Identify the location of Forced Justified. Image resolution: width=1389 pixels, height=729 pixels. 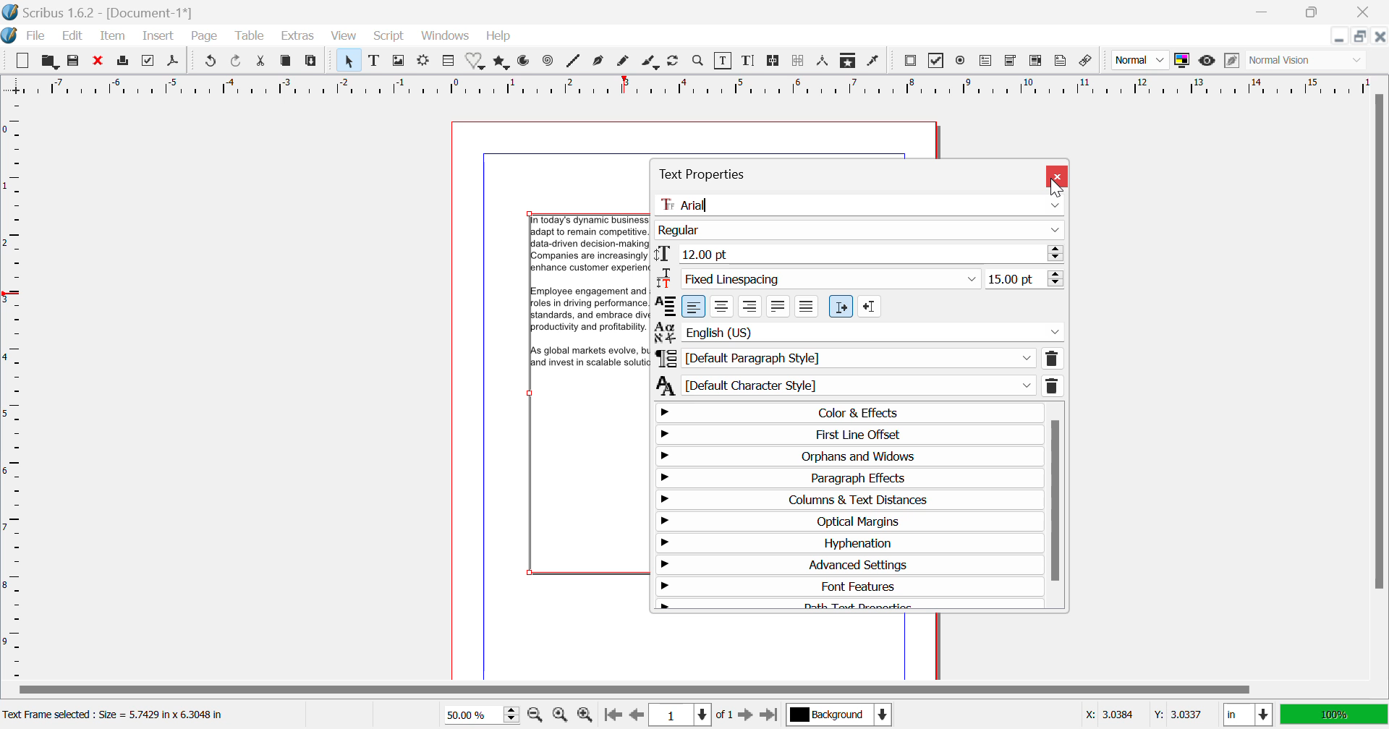
(806, 307).